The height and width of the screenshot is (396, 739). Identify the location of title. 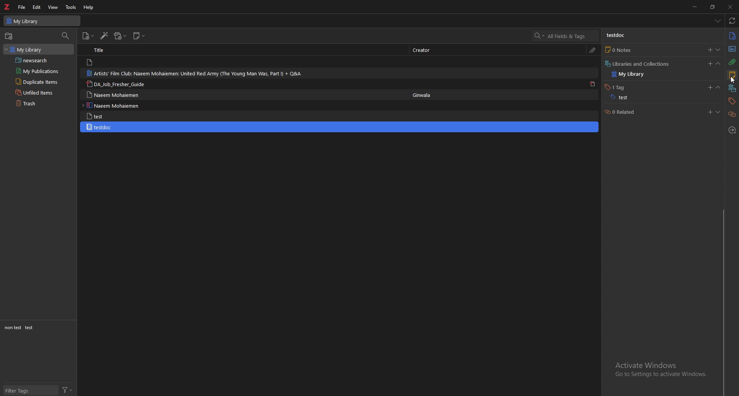
(104, 50).